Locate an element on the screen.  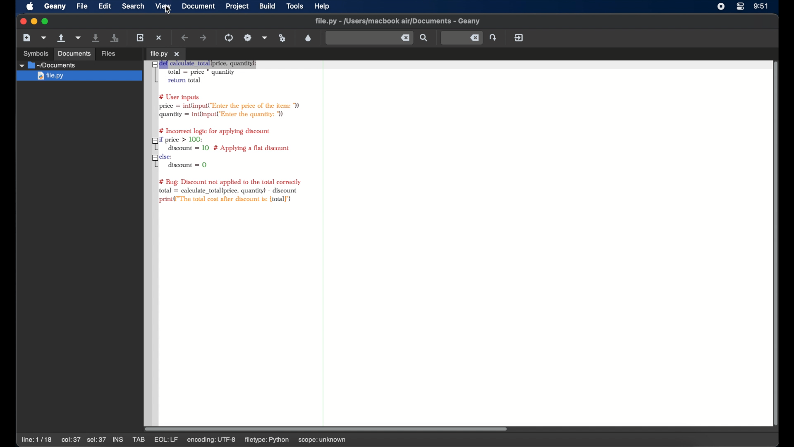
line: 1/18 is located at coordinates (37, 440).